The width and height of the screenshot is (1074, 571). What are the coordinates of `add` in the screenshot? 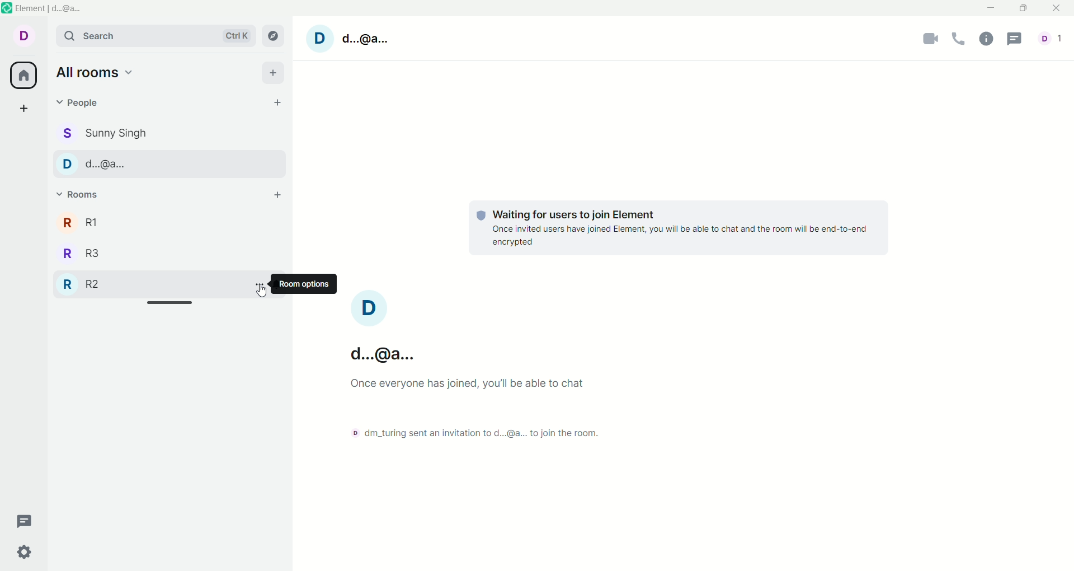 It's located at (275, 195).